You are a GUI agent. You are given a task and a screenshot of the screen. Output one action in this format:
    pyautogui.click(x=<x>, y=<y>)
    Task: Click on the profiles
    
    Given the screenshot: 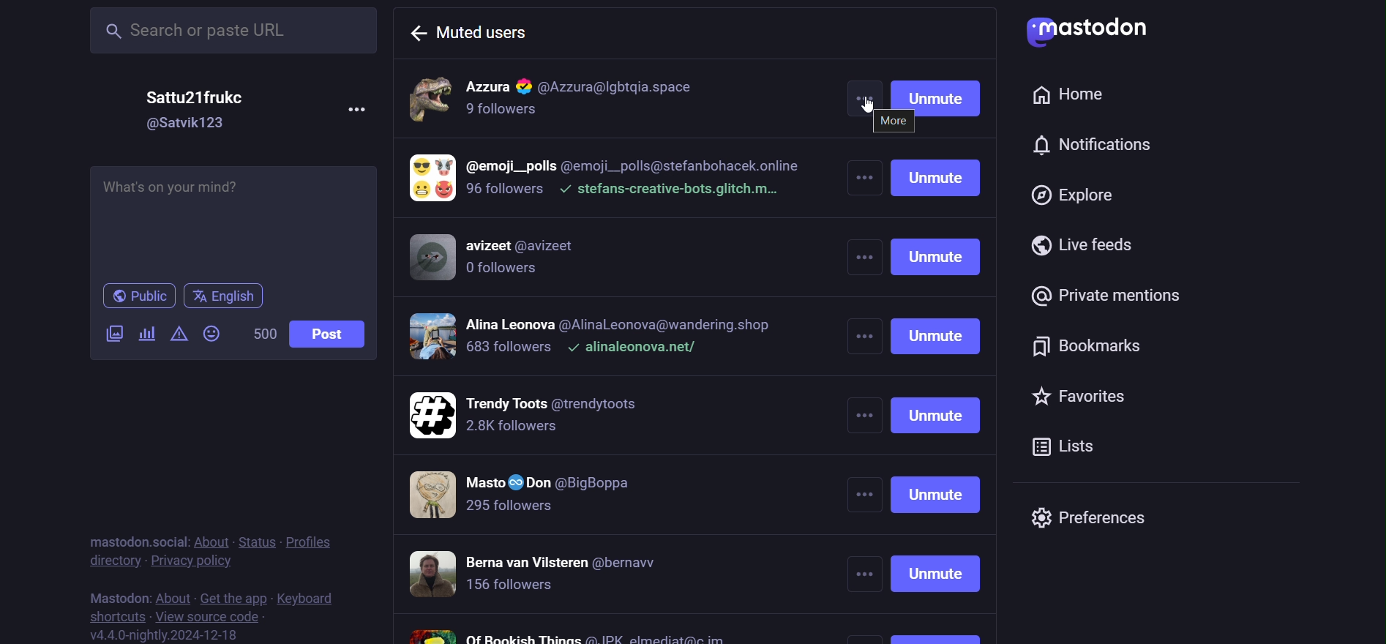 What is the action you would take?
    pyautogui.click(x=308, y=544)
    